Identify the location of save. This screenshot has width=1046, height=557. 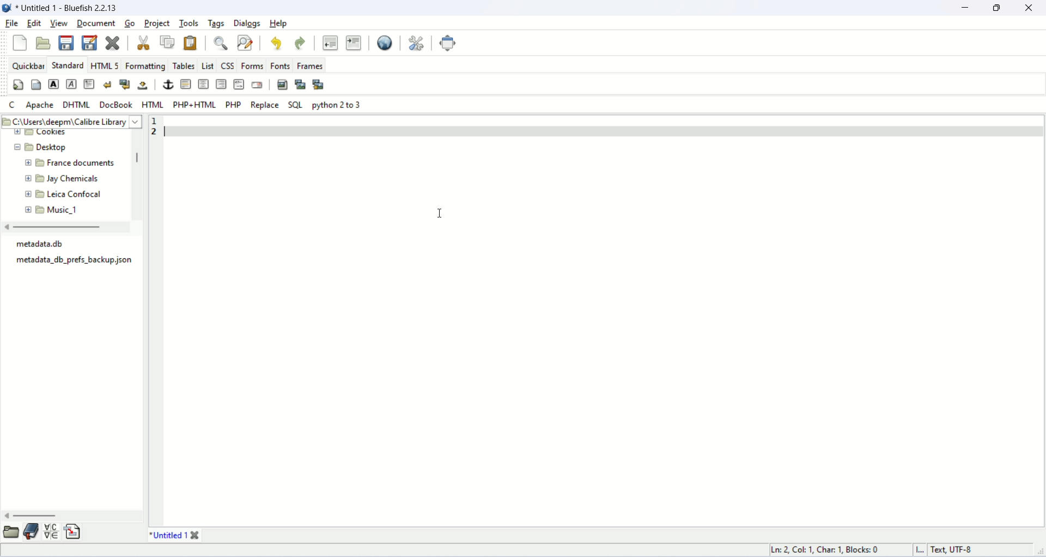
(66, 43).